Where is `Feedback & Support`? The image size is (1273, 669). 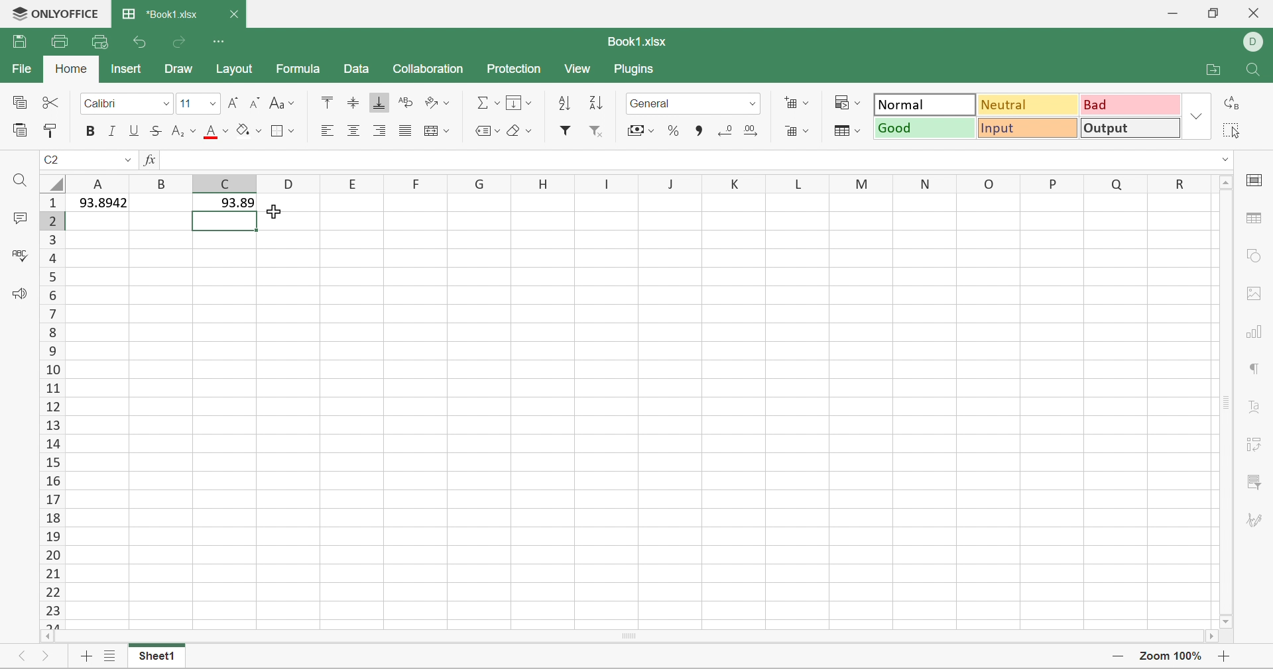
Feedback & Support is located at coordinates (23, 295).